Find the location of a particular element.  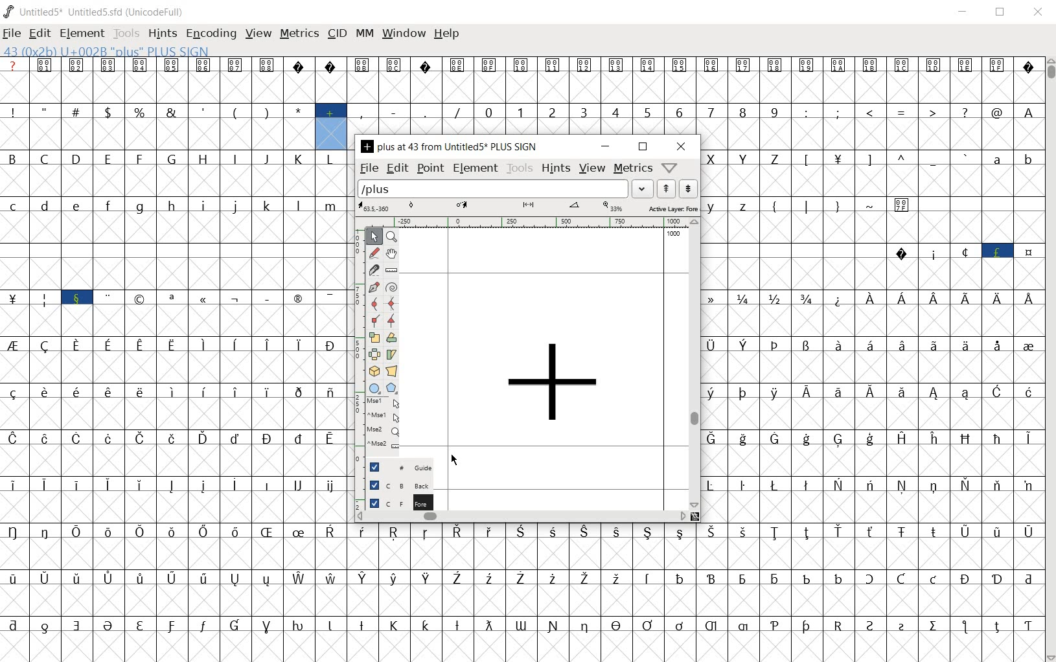

MAGNIFY is located at coordinates (392, 238).